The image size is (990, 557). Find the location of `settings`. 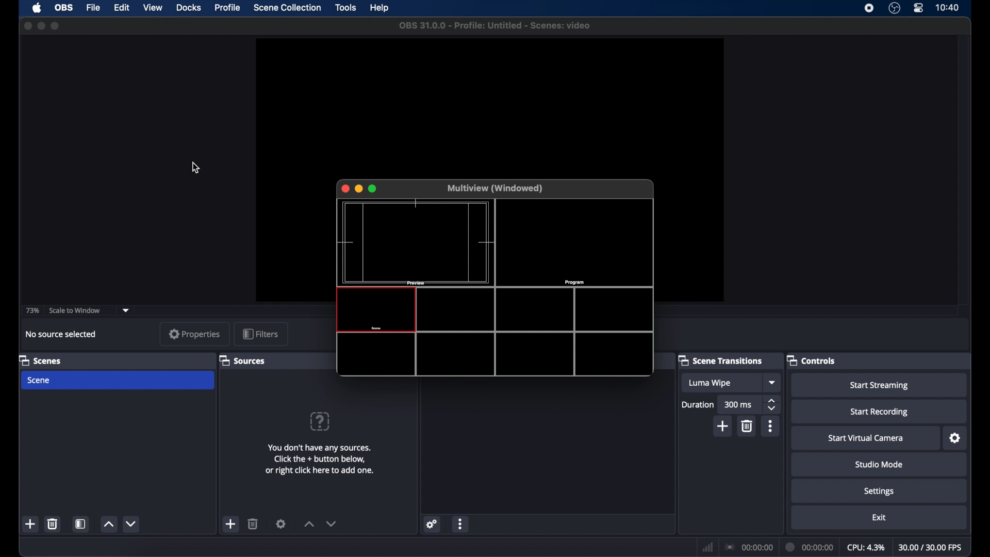

settings is located at coordinates (281, 524).